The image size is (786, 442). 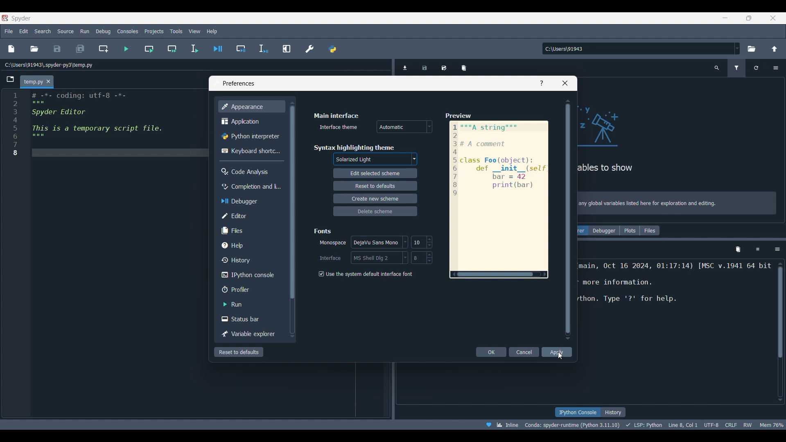 What do you see at coordinates (736, 68) in the screenshot?
I see `Filter variables` at bounding box center [736, 68].